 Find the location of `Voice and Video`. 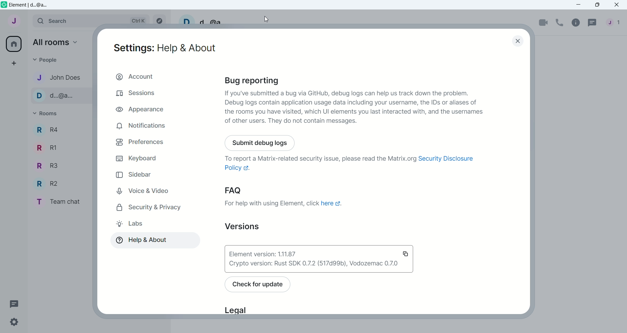

Voice and Video is located at coordinates (142, 190).